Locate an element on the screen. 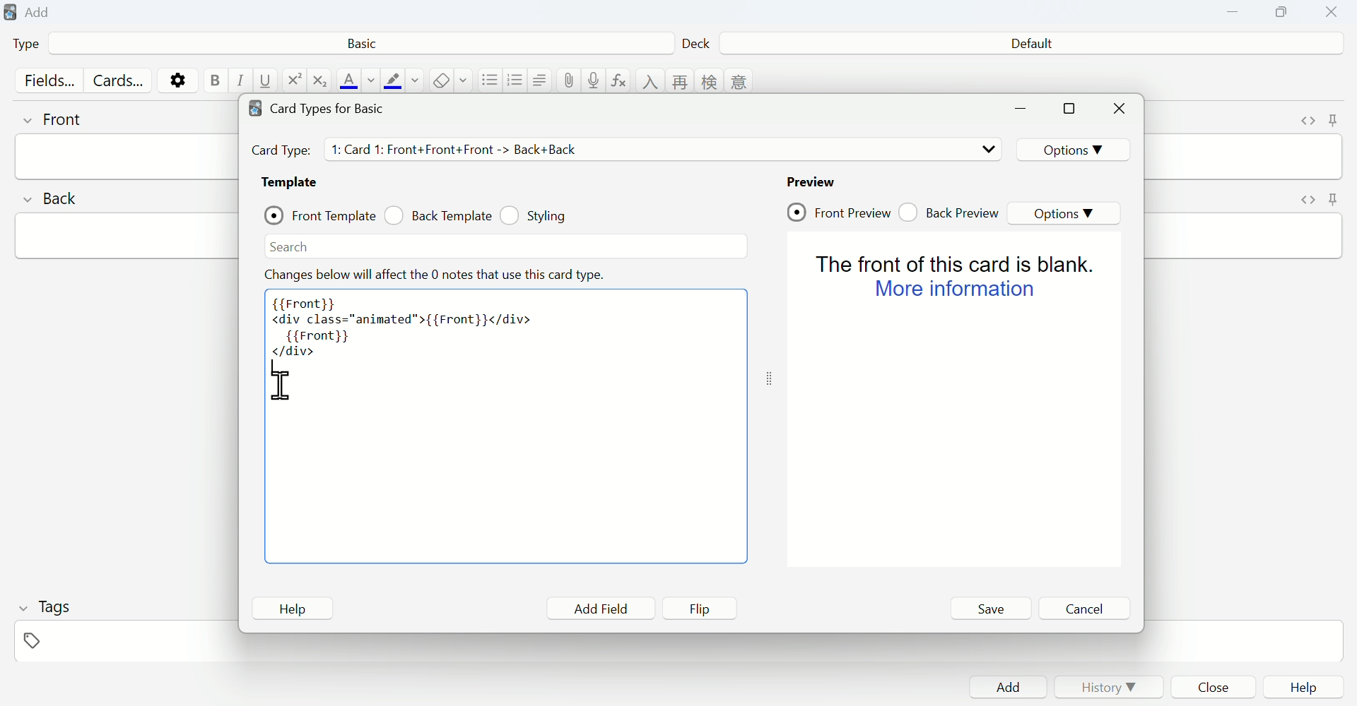  Options is located at coordinates (1064, 213).